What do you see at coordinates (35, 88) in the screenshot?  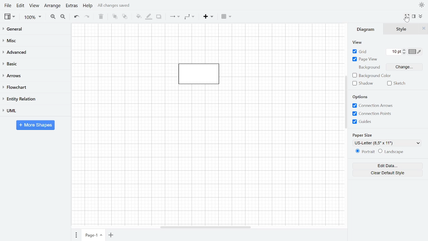 I see `Flowchart` at bounding box center [35, 88].